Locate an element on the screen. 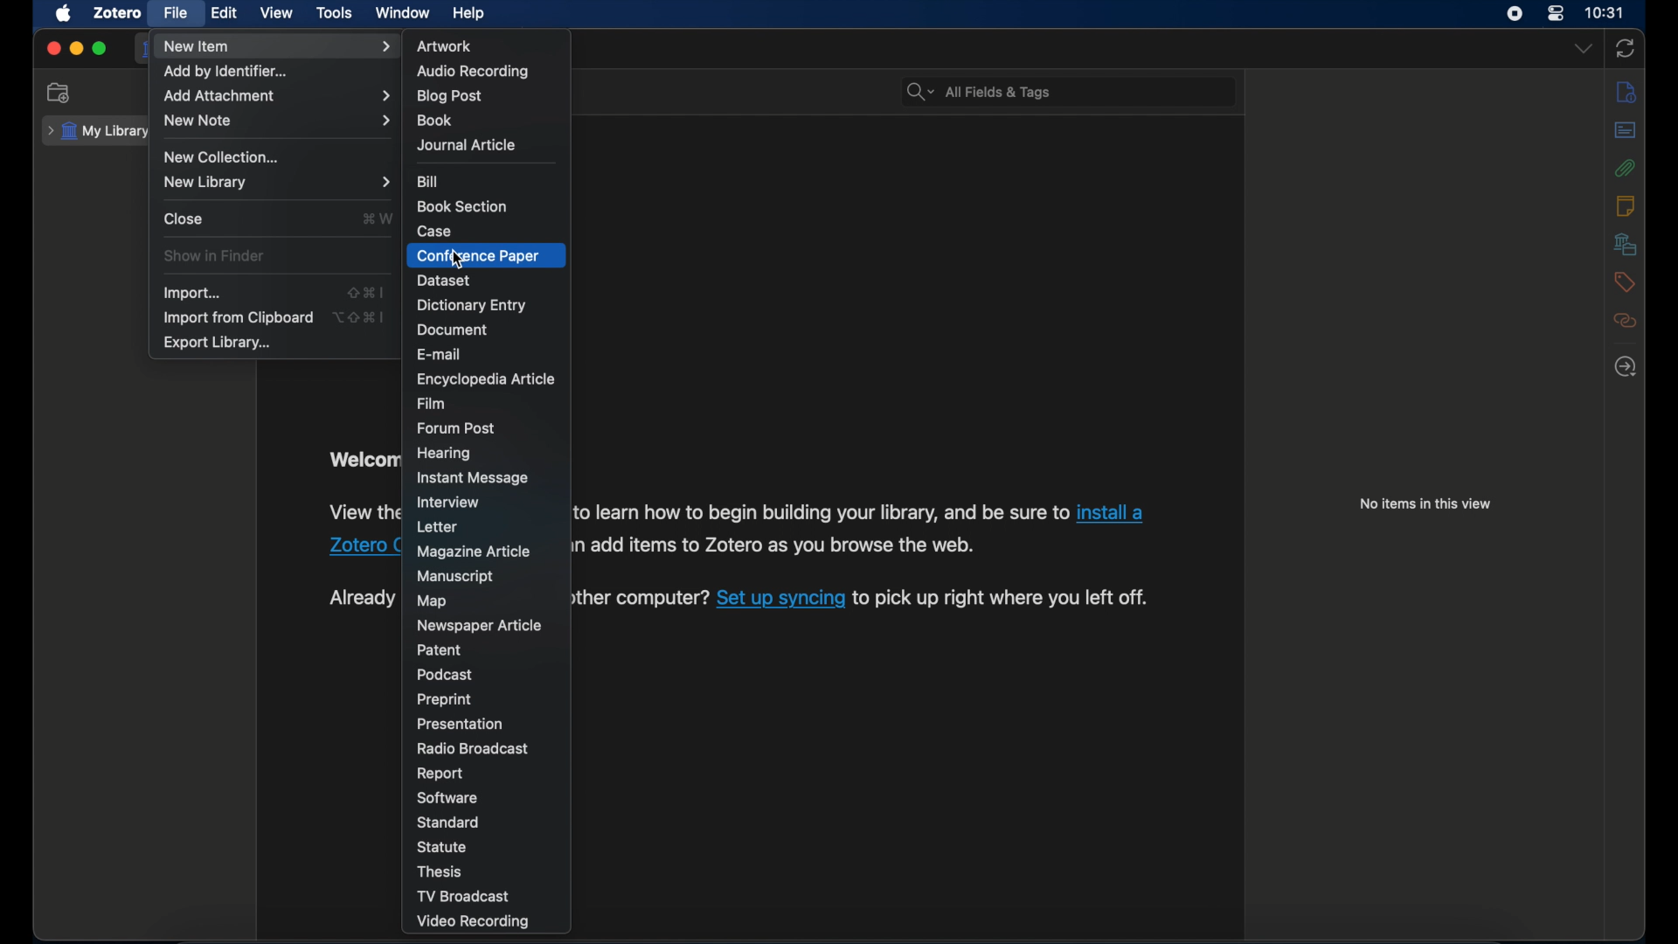  maximize is located at coordinates (101, 49).